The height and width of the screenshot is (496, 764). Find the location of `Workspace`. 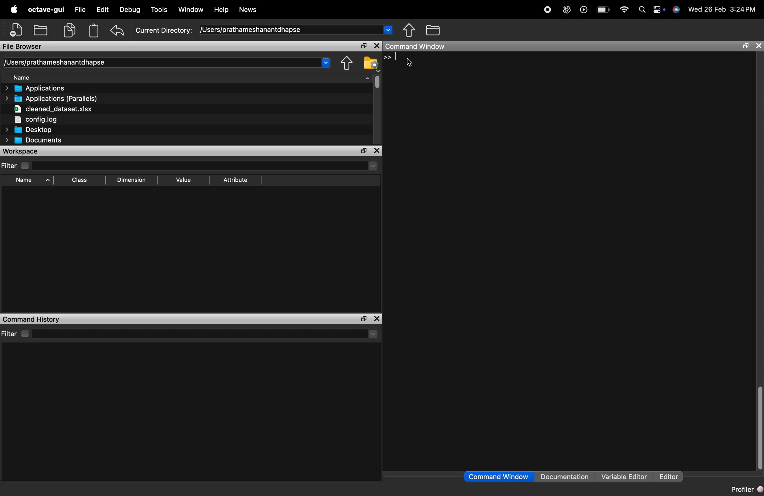

Workspace is located at coordinates (25, 151).